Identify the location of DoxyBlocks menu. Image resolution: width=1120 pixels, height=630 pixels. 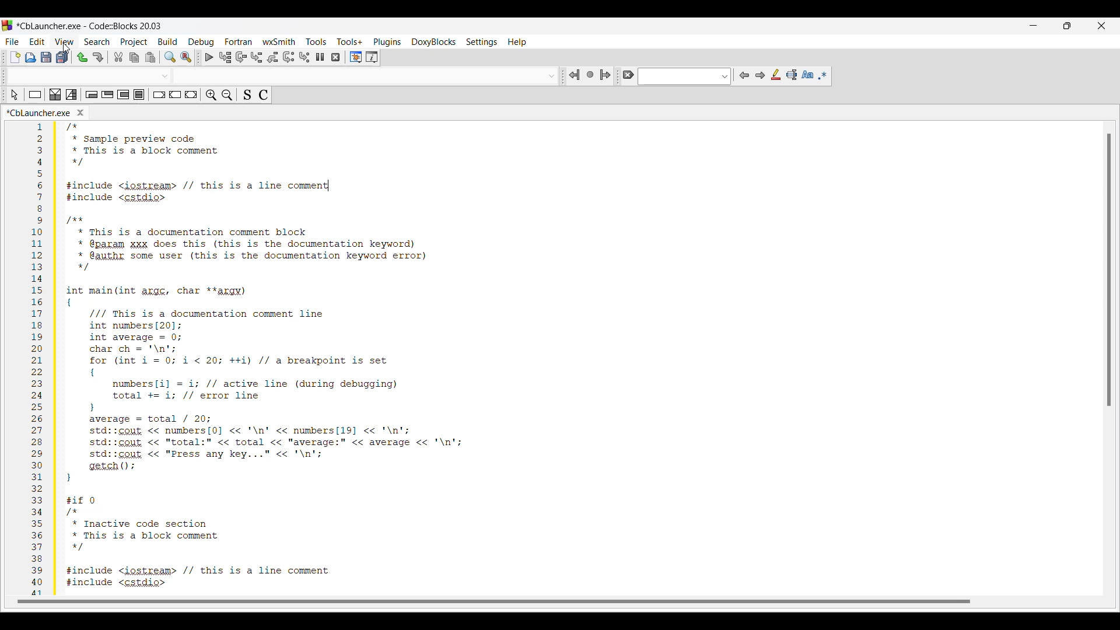
(433, 43).